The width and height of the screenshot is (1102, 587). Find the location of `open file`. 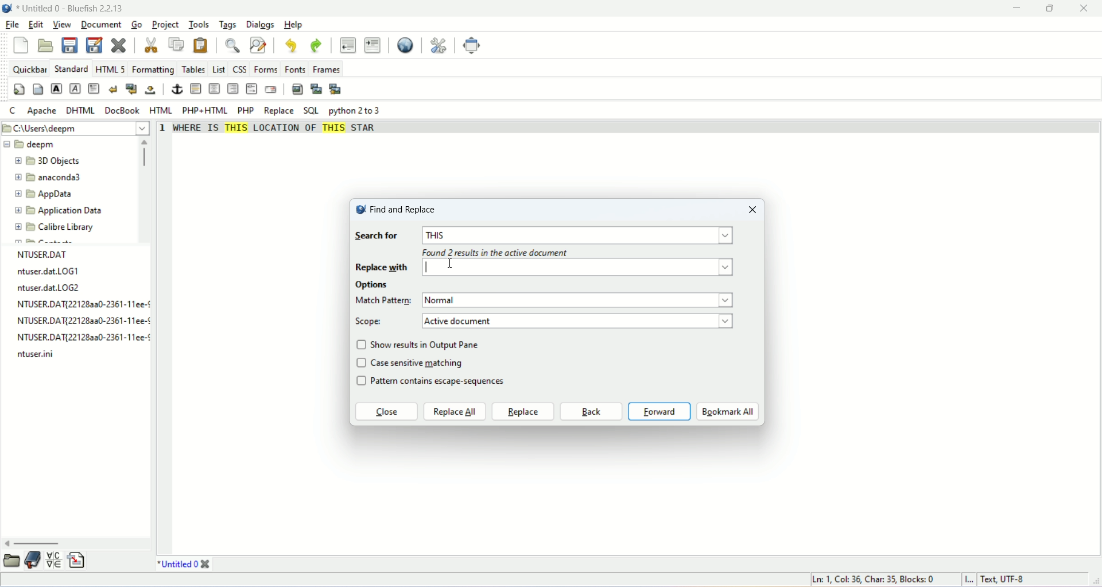

open file is located at coordinates (44, 46).